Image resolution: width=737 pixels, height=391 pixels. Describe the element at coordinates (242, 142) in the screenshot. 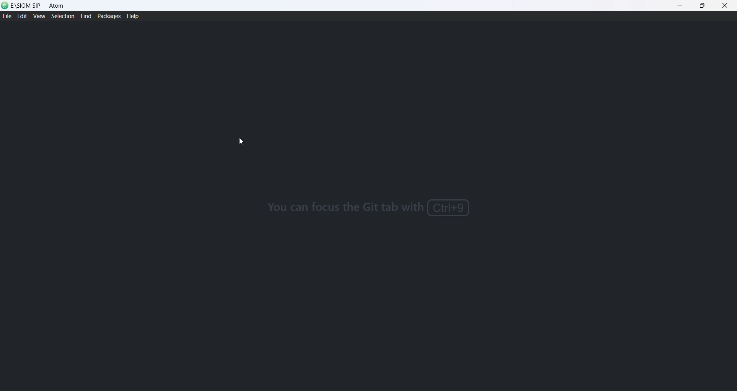

I see `cursor` at that location.